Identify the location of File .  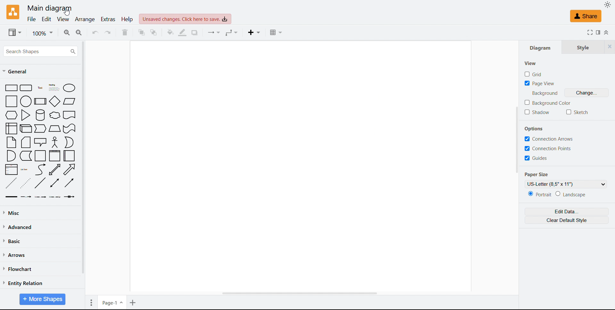
(31, 20).